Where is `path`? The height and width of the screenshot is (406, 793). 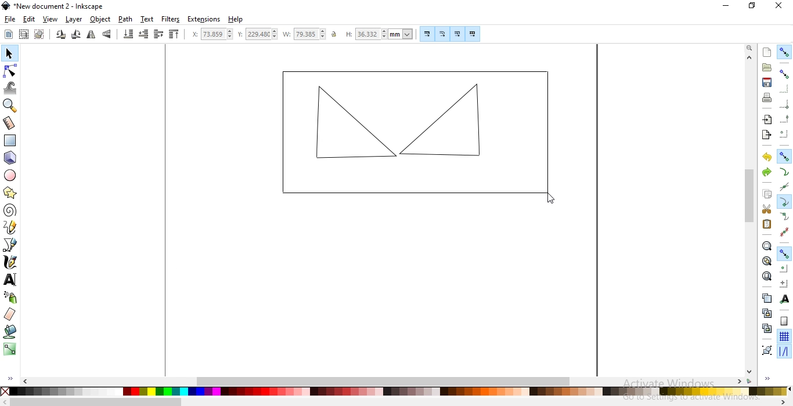 path is located at coordinates (125, 20).